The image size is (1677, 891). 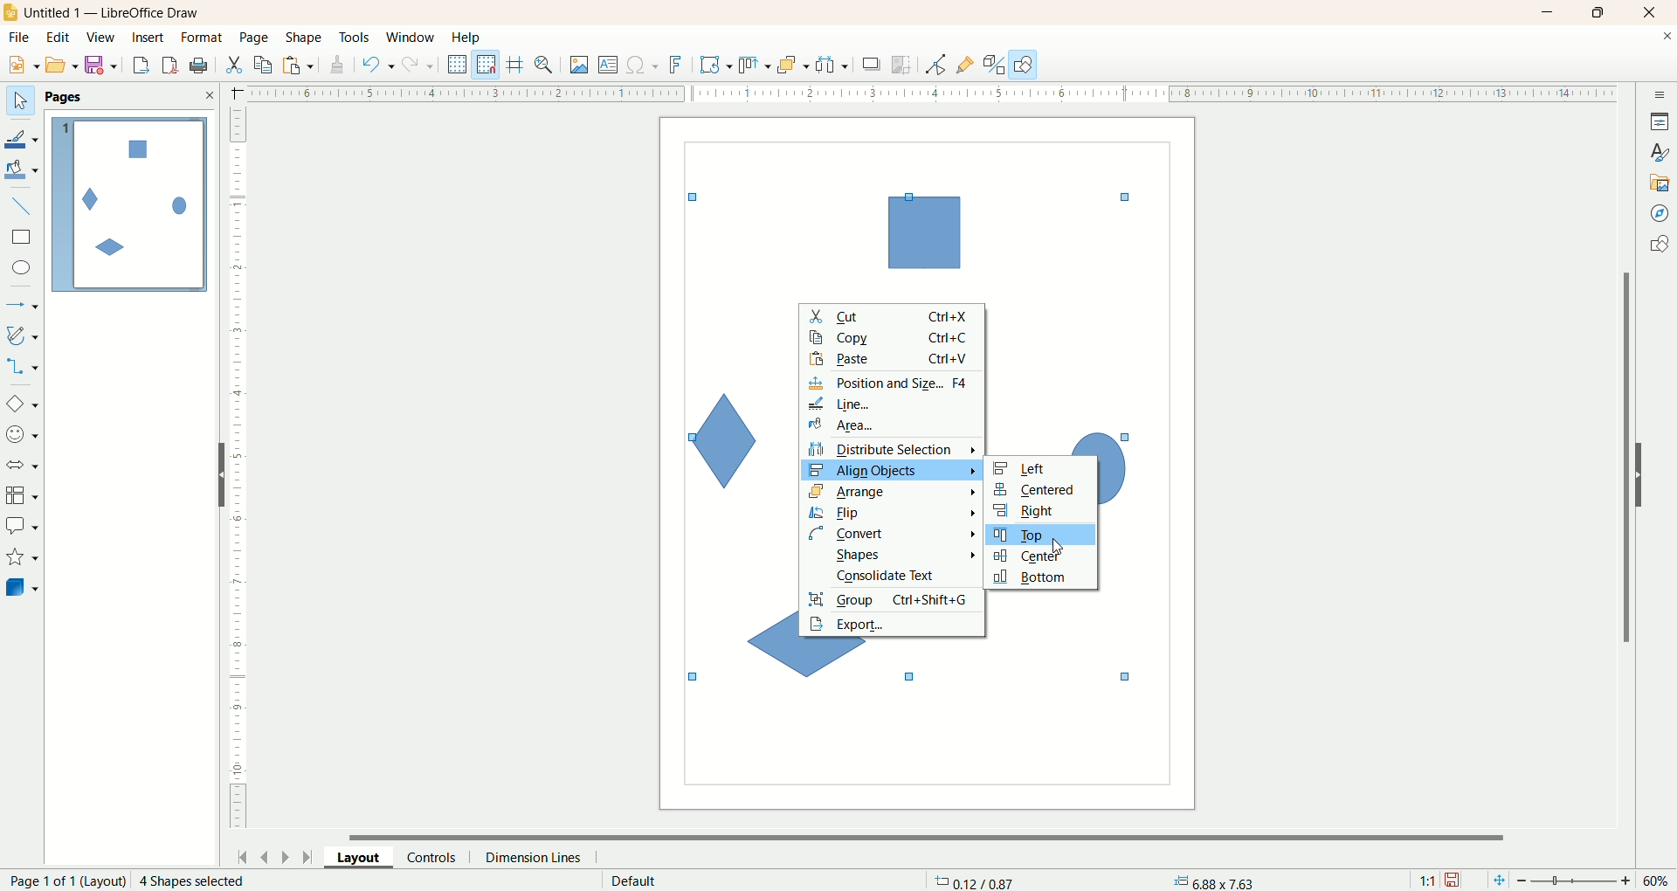 I want to click on close, so click(x=1653, y=13).